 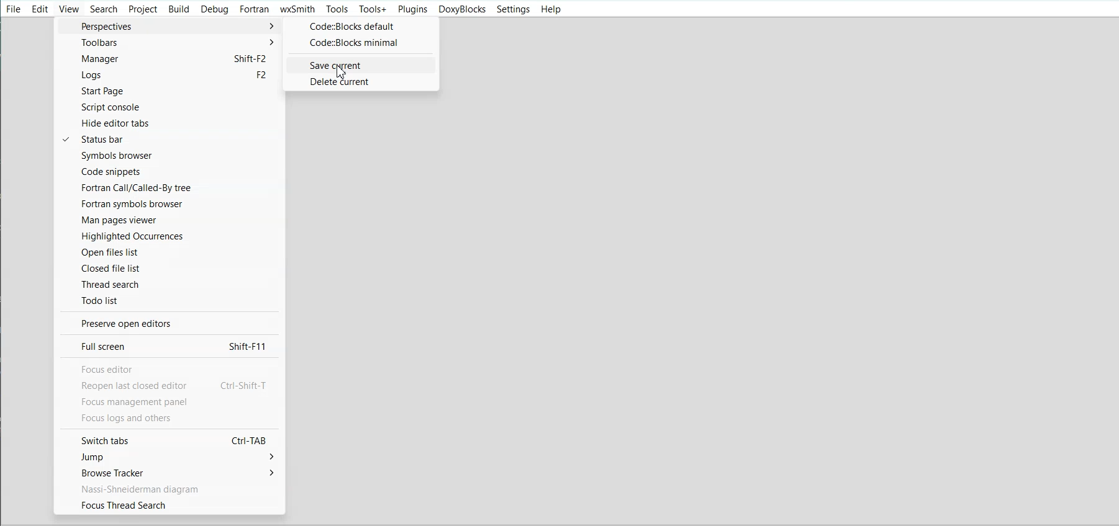 I want to click on Code:: Blocks minimal, so click(x=360, y=44).